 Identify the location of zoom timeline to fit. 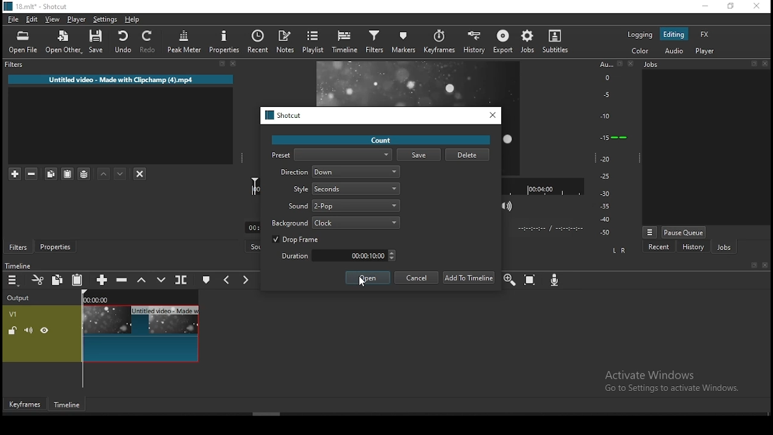
(530, 280).